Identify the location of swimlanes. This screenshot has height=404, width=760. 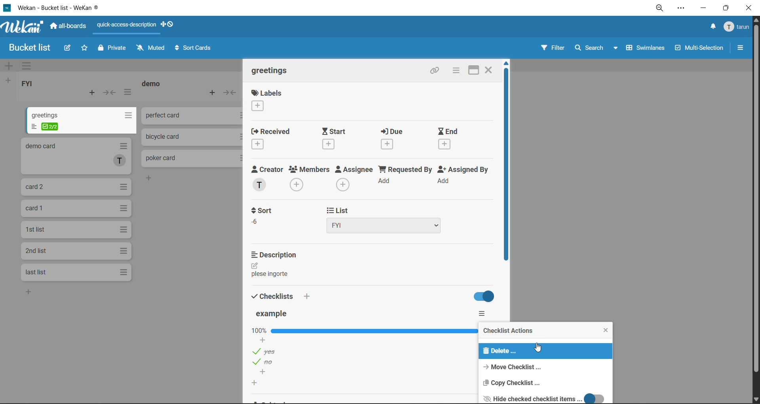
(647, 48).